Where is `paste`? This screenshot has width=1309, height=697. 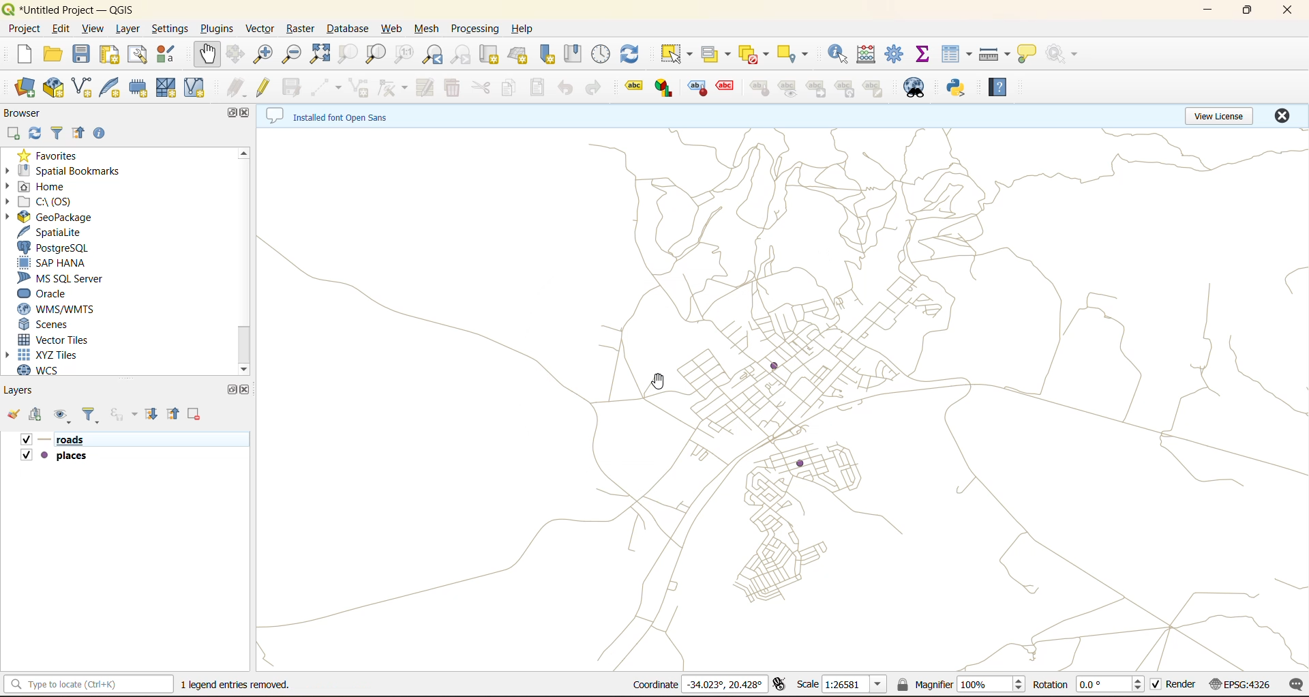
paste is located at coordinates (540, 88).